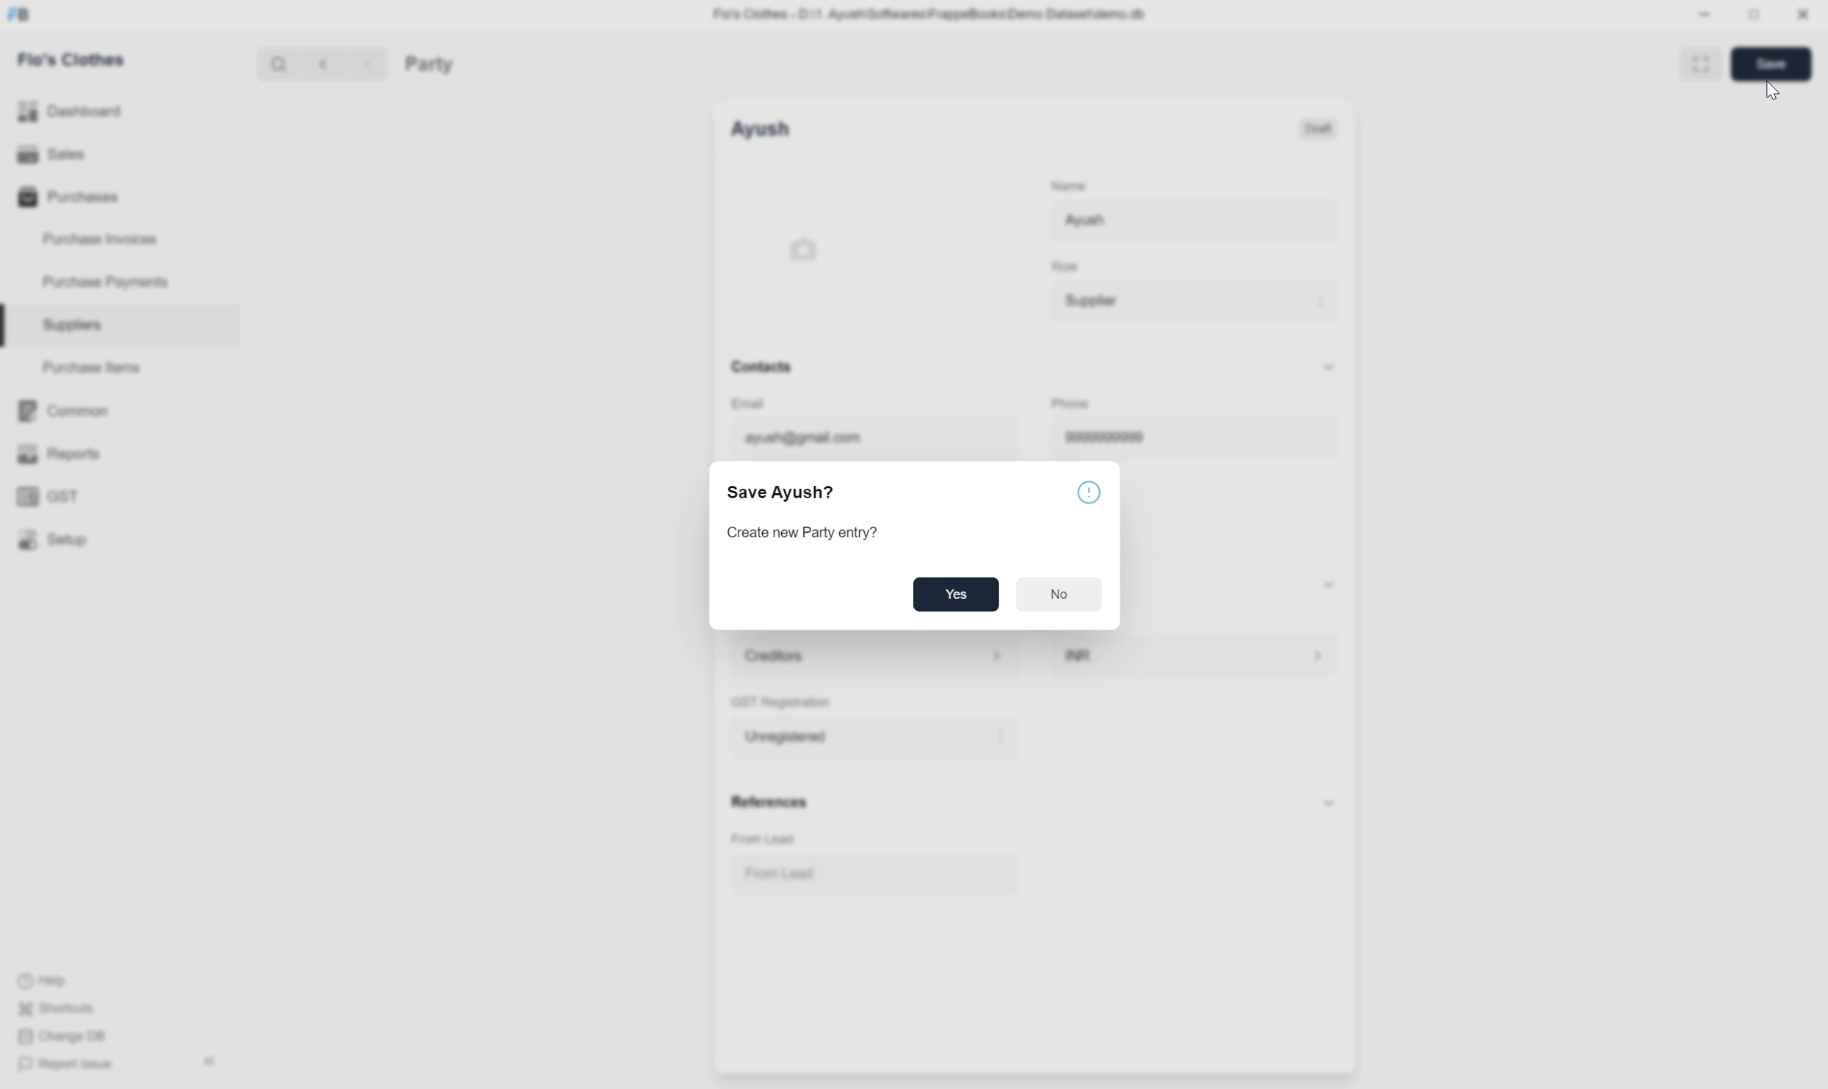 Image resolution: width=1828 pixels, height=1089 pixels. I want to click on Next, so click(367, 63).